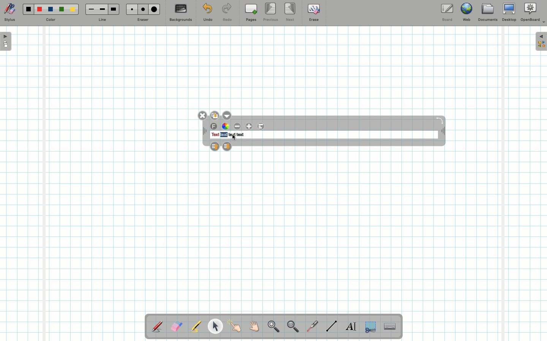 This screenshot has height=341, width=547. Describe the element at coordinates (215, 135) in the screenshot. I see `text` at that location.